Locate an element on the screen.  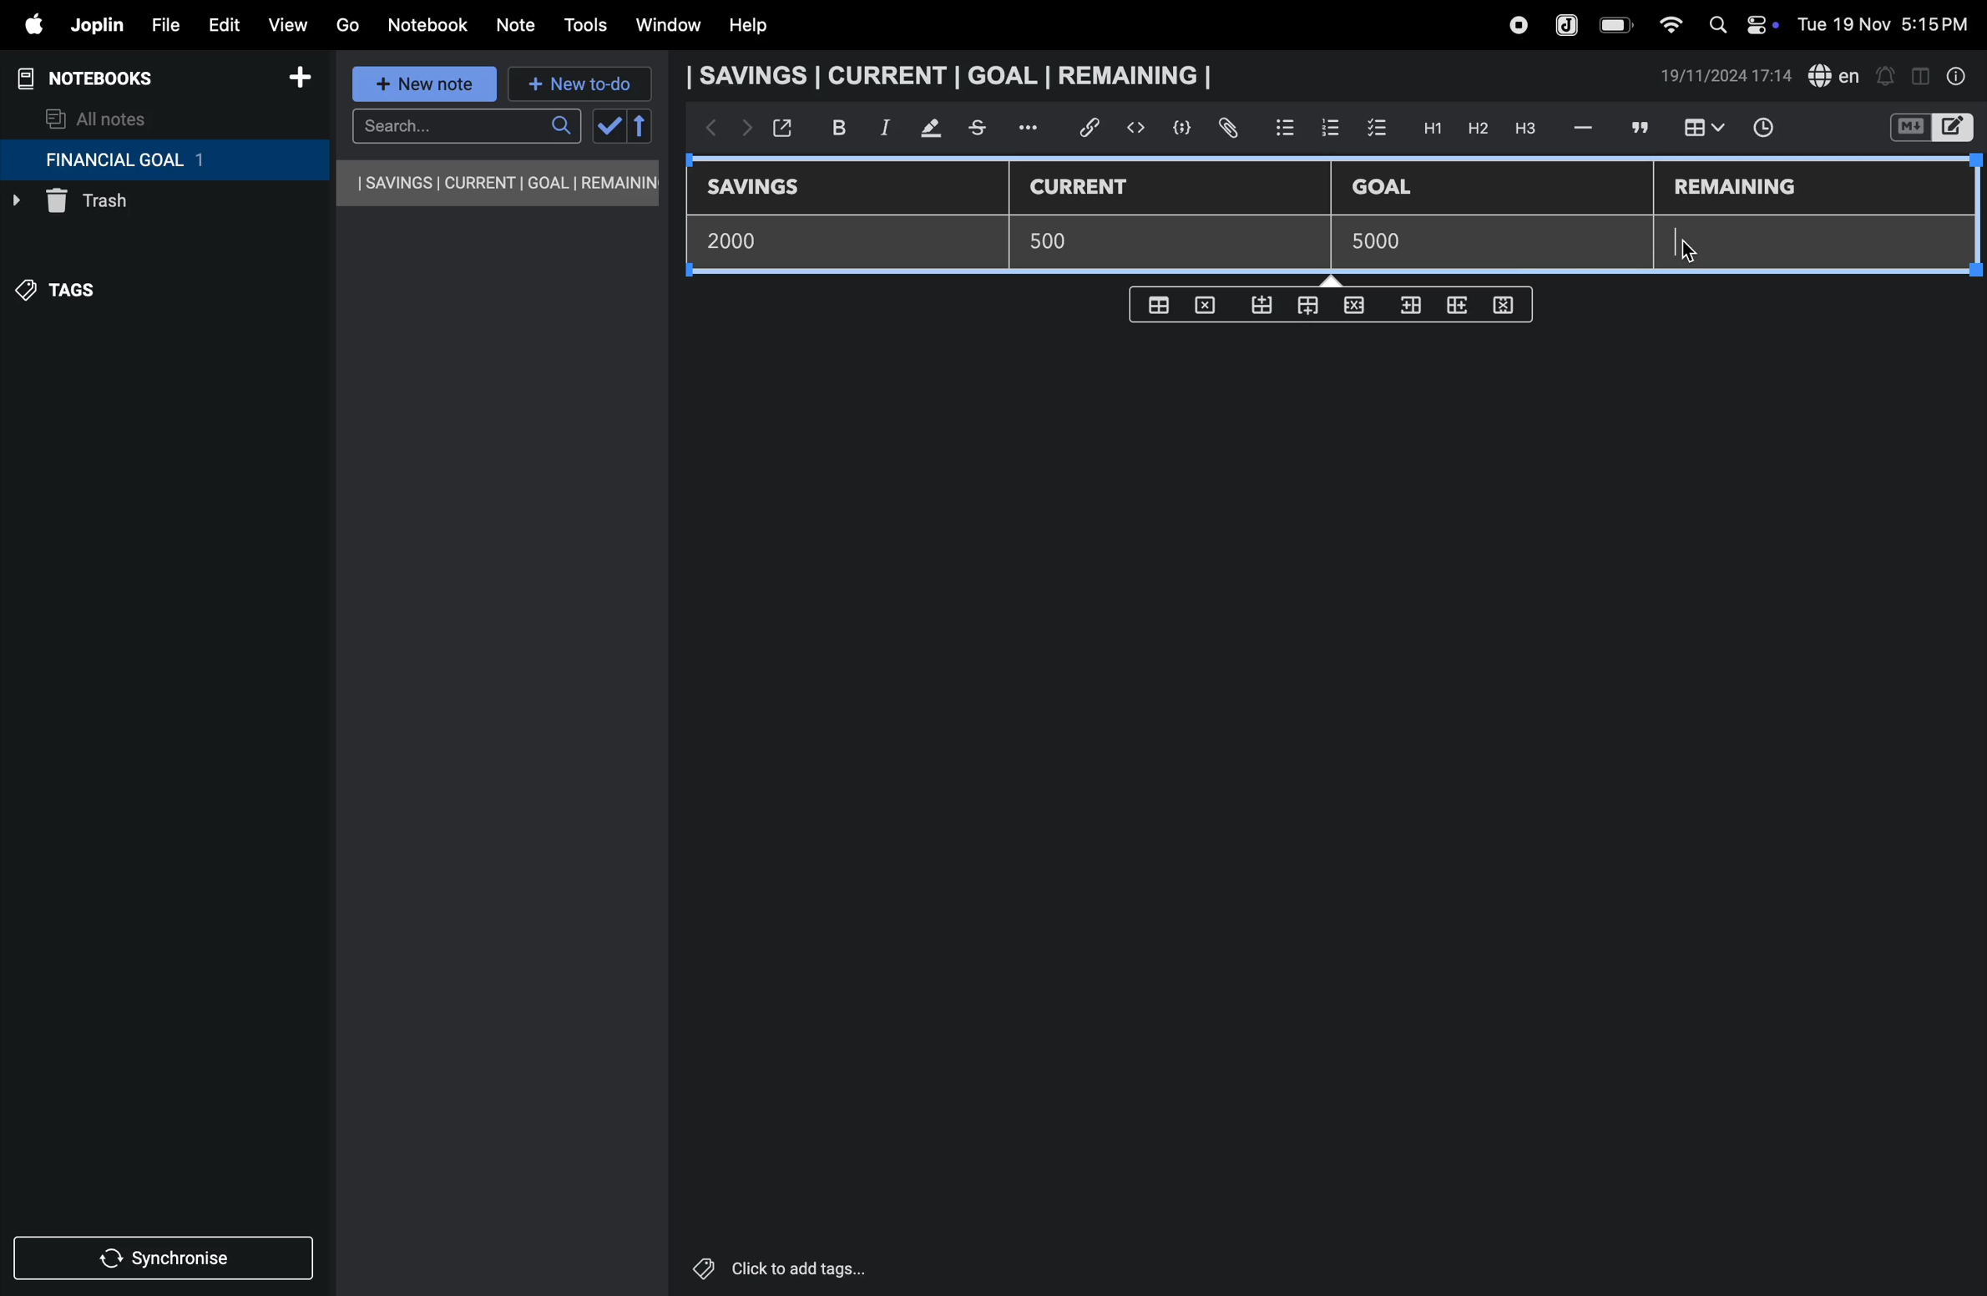
h2 is located at coordinates (1476, 128).